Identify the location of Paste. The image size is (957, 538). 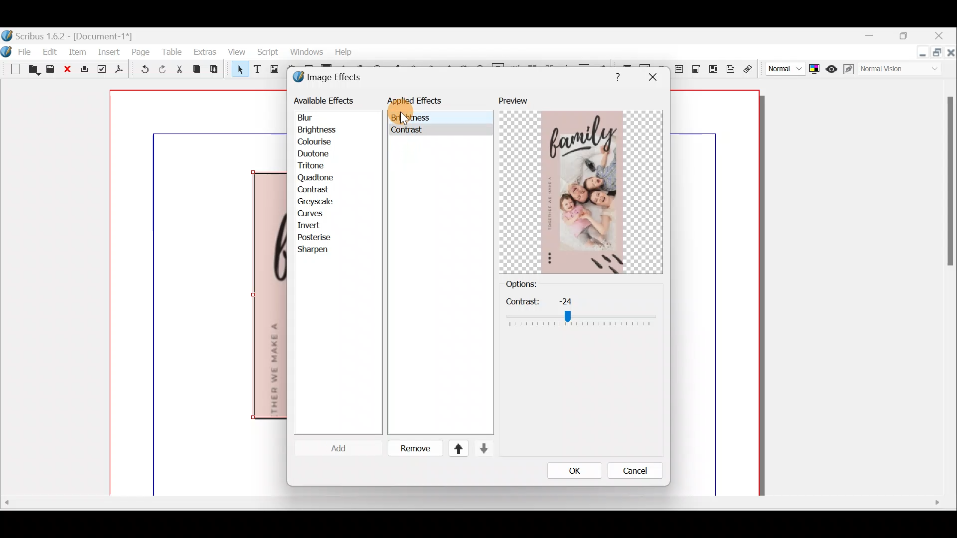
(216, 70).